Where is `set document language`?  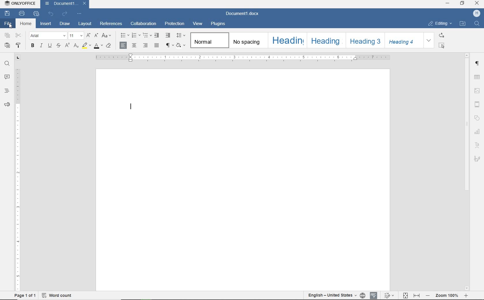
set document language is located at coordinates (363, 295).